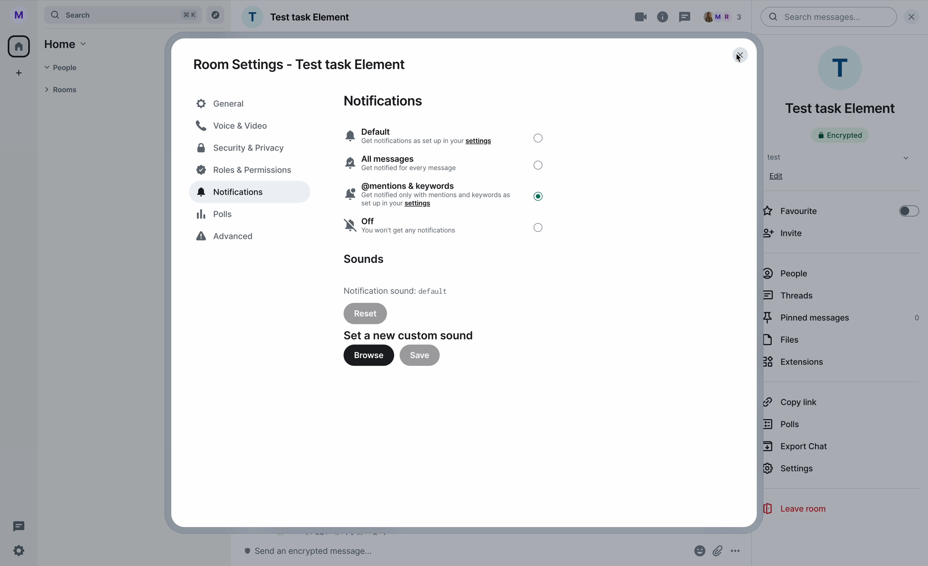 Image resolution: width=928 pixels, height=566 pixels. Describe the element at coordinates (17, 14) in the screenshot. I see `profile` at that location.